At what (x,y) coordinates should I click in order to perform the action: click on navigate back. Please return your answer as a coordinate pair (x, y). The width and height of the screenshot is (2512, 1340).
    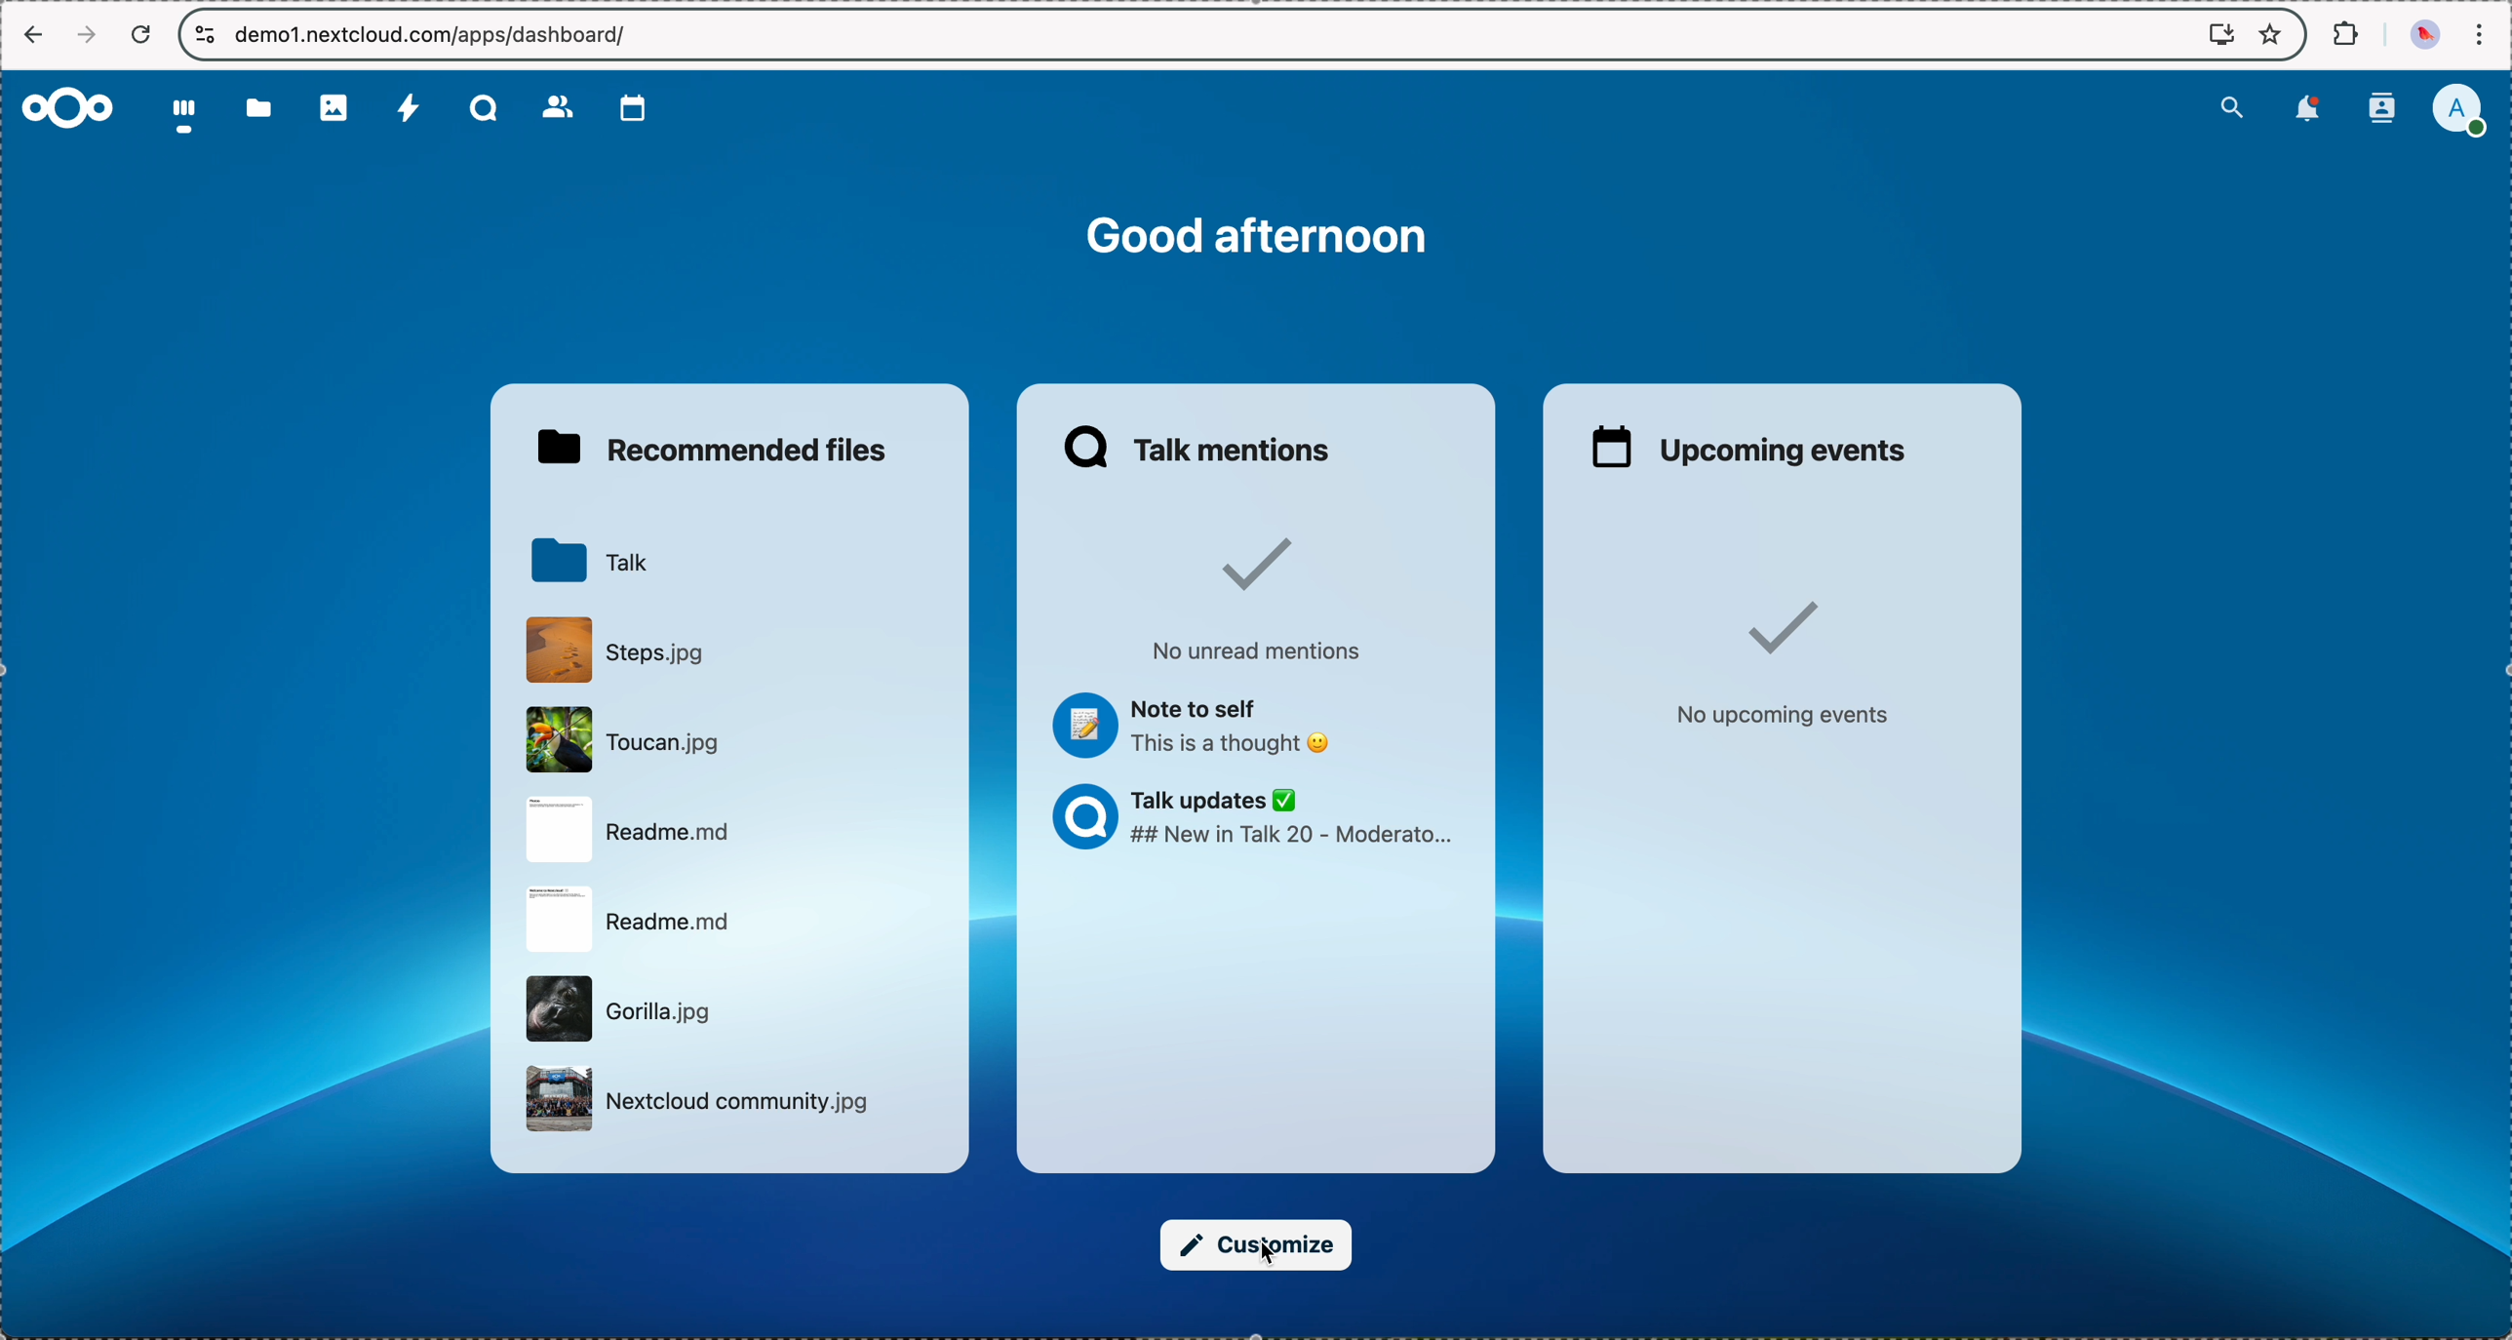
    Looking at the image, I should click on (31, 37).